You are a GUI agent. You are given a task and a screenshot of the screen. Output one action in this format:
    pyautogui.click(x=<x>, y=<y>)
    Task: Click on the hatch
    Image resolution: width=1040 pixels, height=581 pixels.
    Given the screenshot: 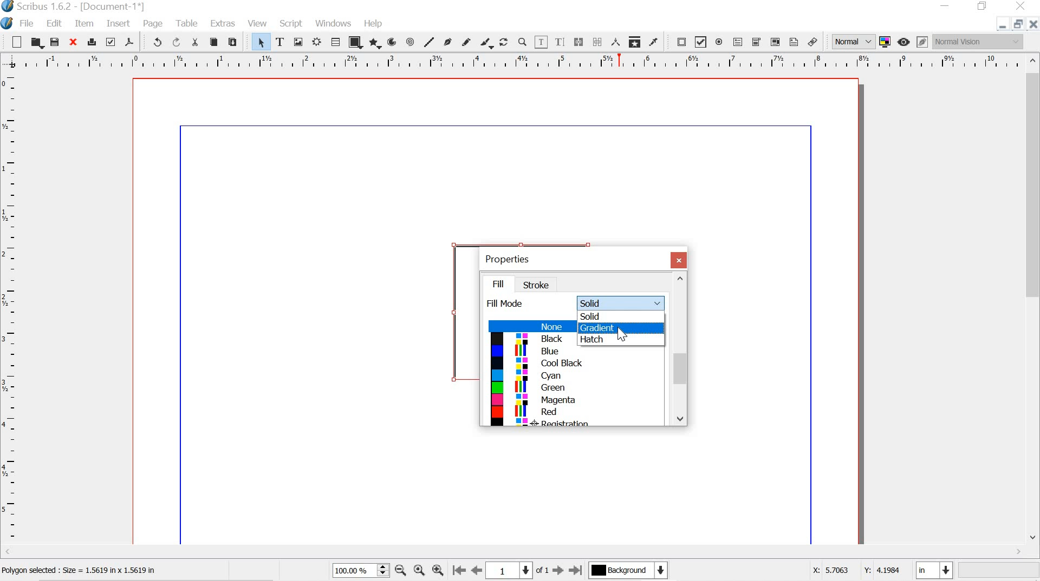 What is the action you would take?
    pyautogui.click(x=614, y=340)
    